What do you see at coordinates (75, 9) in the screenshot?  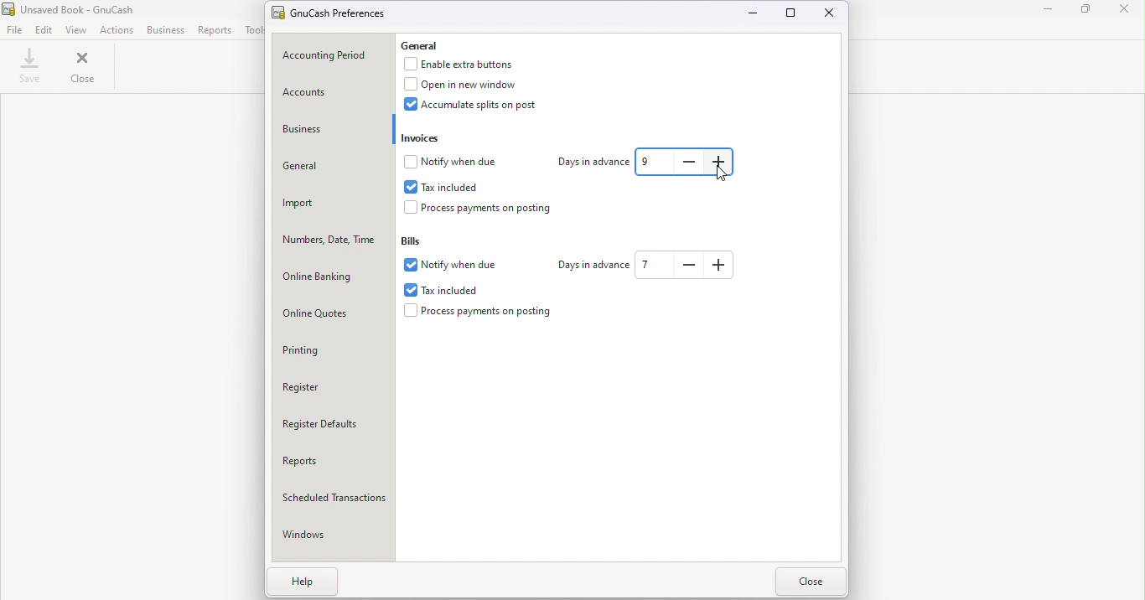 I see `File name` at bounding box center [75, 9].